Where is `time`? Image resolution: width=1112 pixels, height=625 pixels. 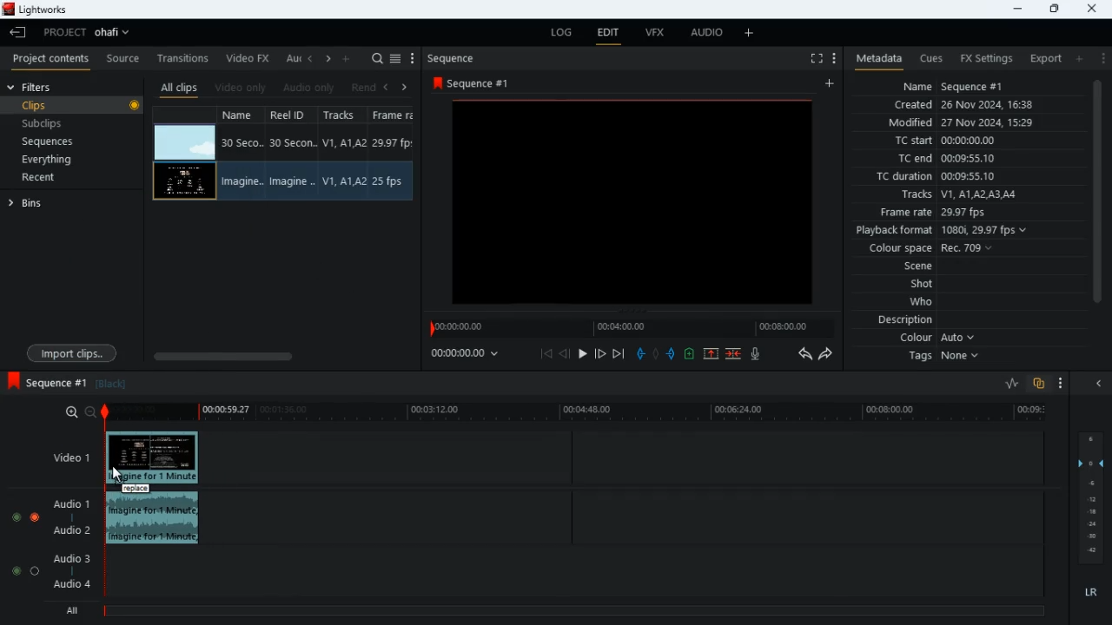 time is located at coordinates (473, 352).